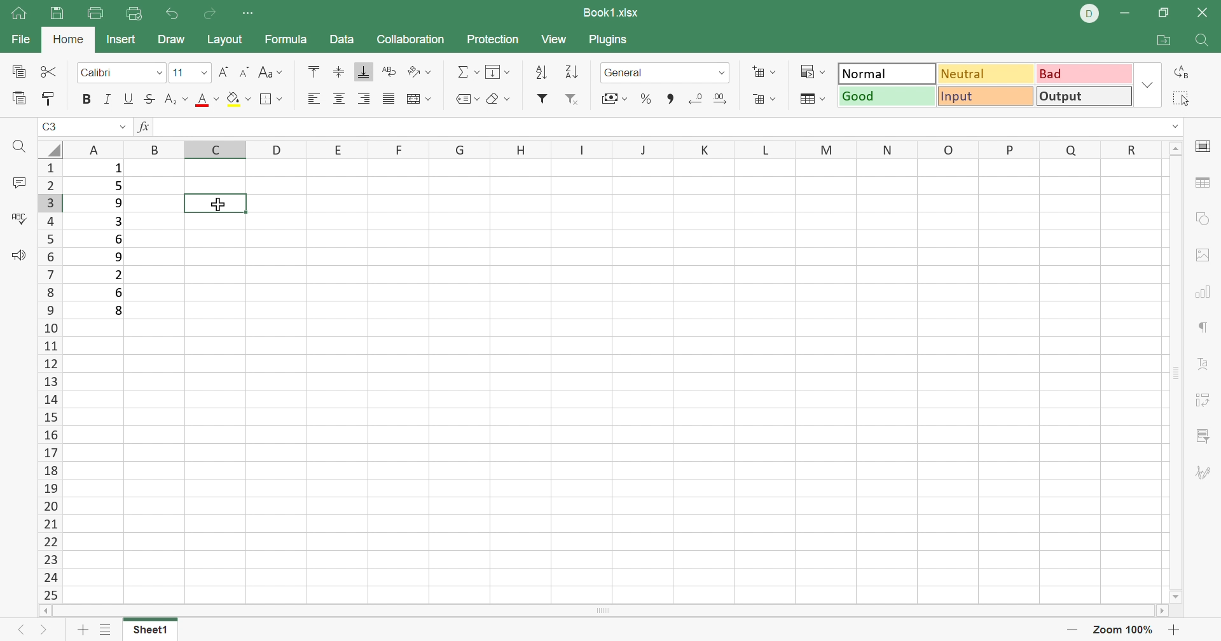 The width and height of the screenshot is (1221, 641). Describe the element at coordinates (815, 100) in the screenshot. I see `Format as table template` at that location.